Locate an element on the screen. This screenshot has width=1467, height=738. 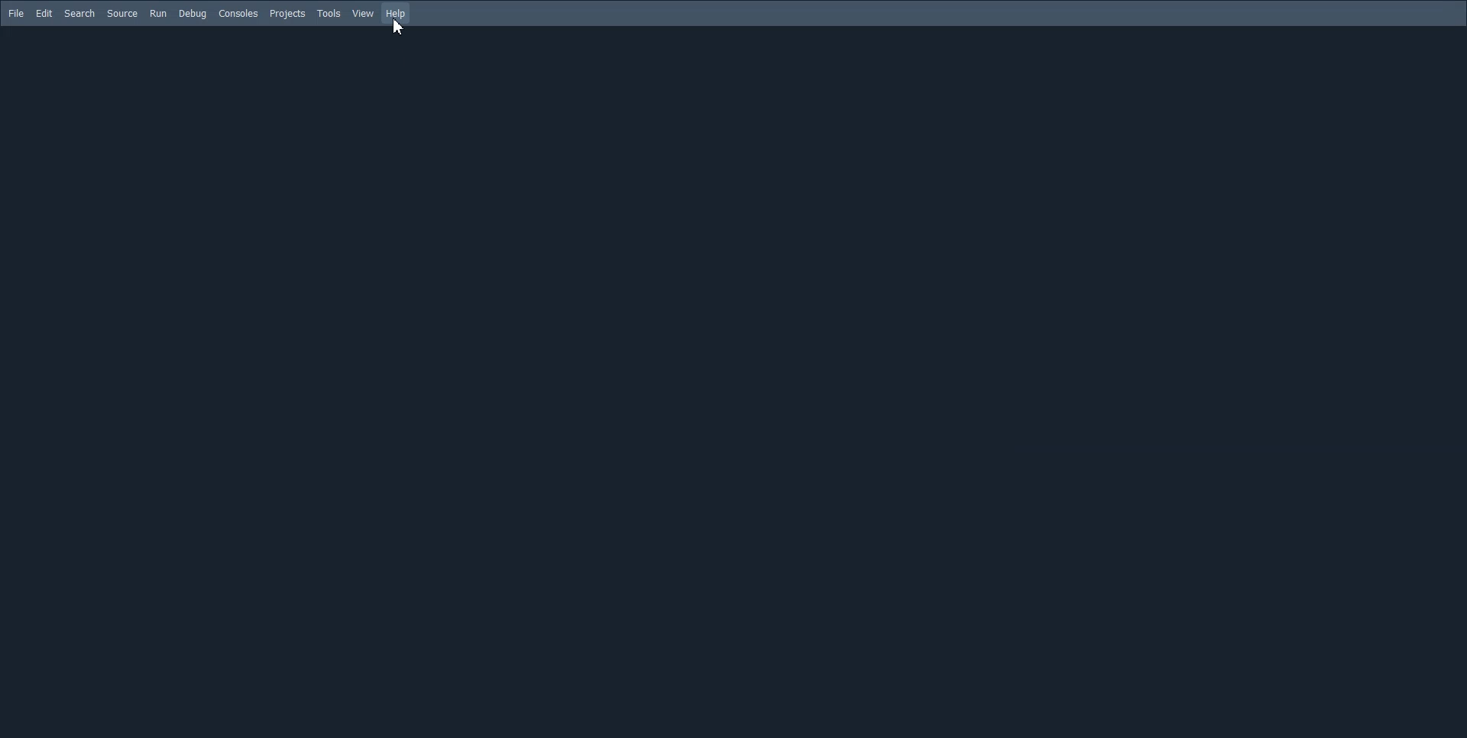
Consoles is located at coordinates (238, 13).